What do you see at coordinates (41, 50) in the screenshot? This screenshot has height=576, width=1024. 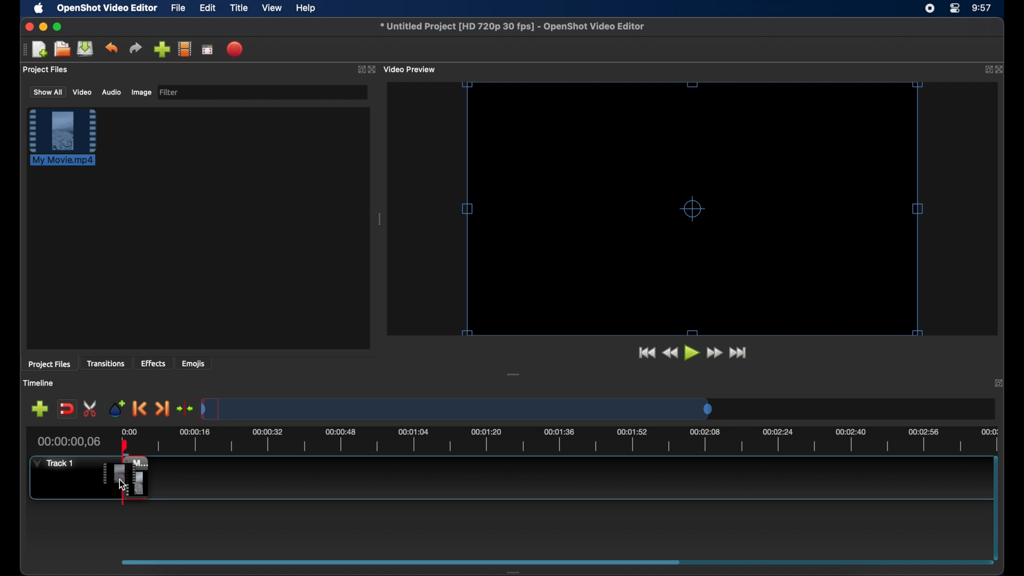 I see `new project` at bounding box center [41, 50].